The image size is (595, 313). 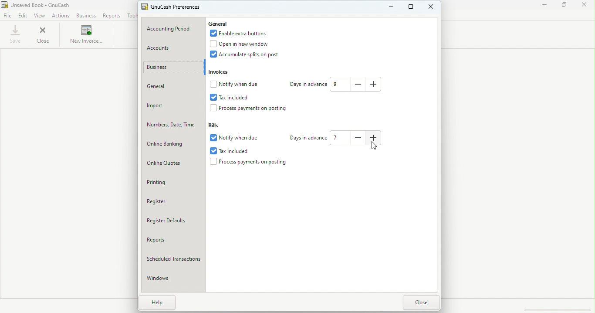 What do you see at coordinates (250, 54) in the screenshot?
I see `Accumulate splits on posts` at bounding box center [250, 54].